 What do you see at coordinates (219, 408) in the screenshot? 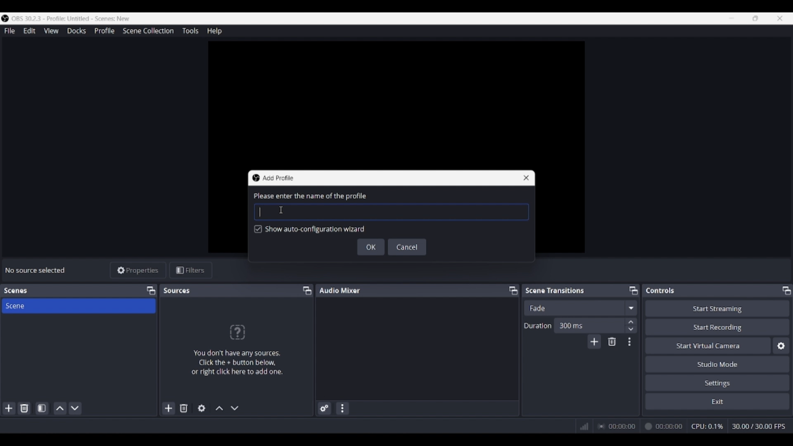
I see `Move source up` at bounding box center [219, 408].